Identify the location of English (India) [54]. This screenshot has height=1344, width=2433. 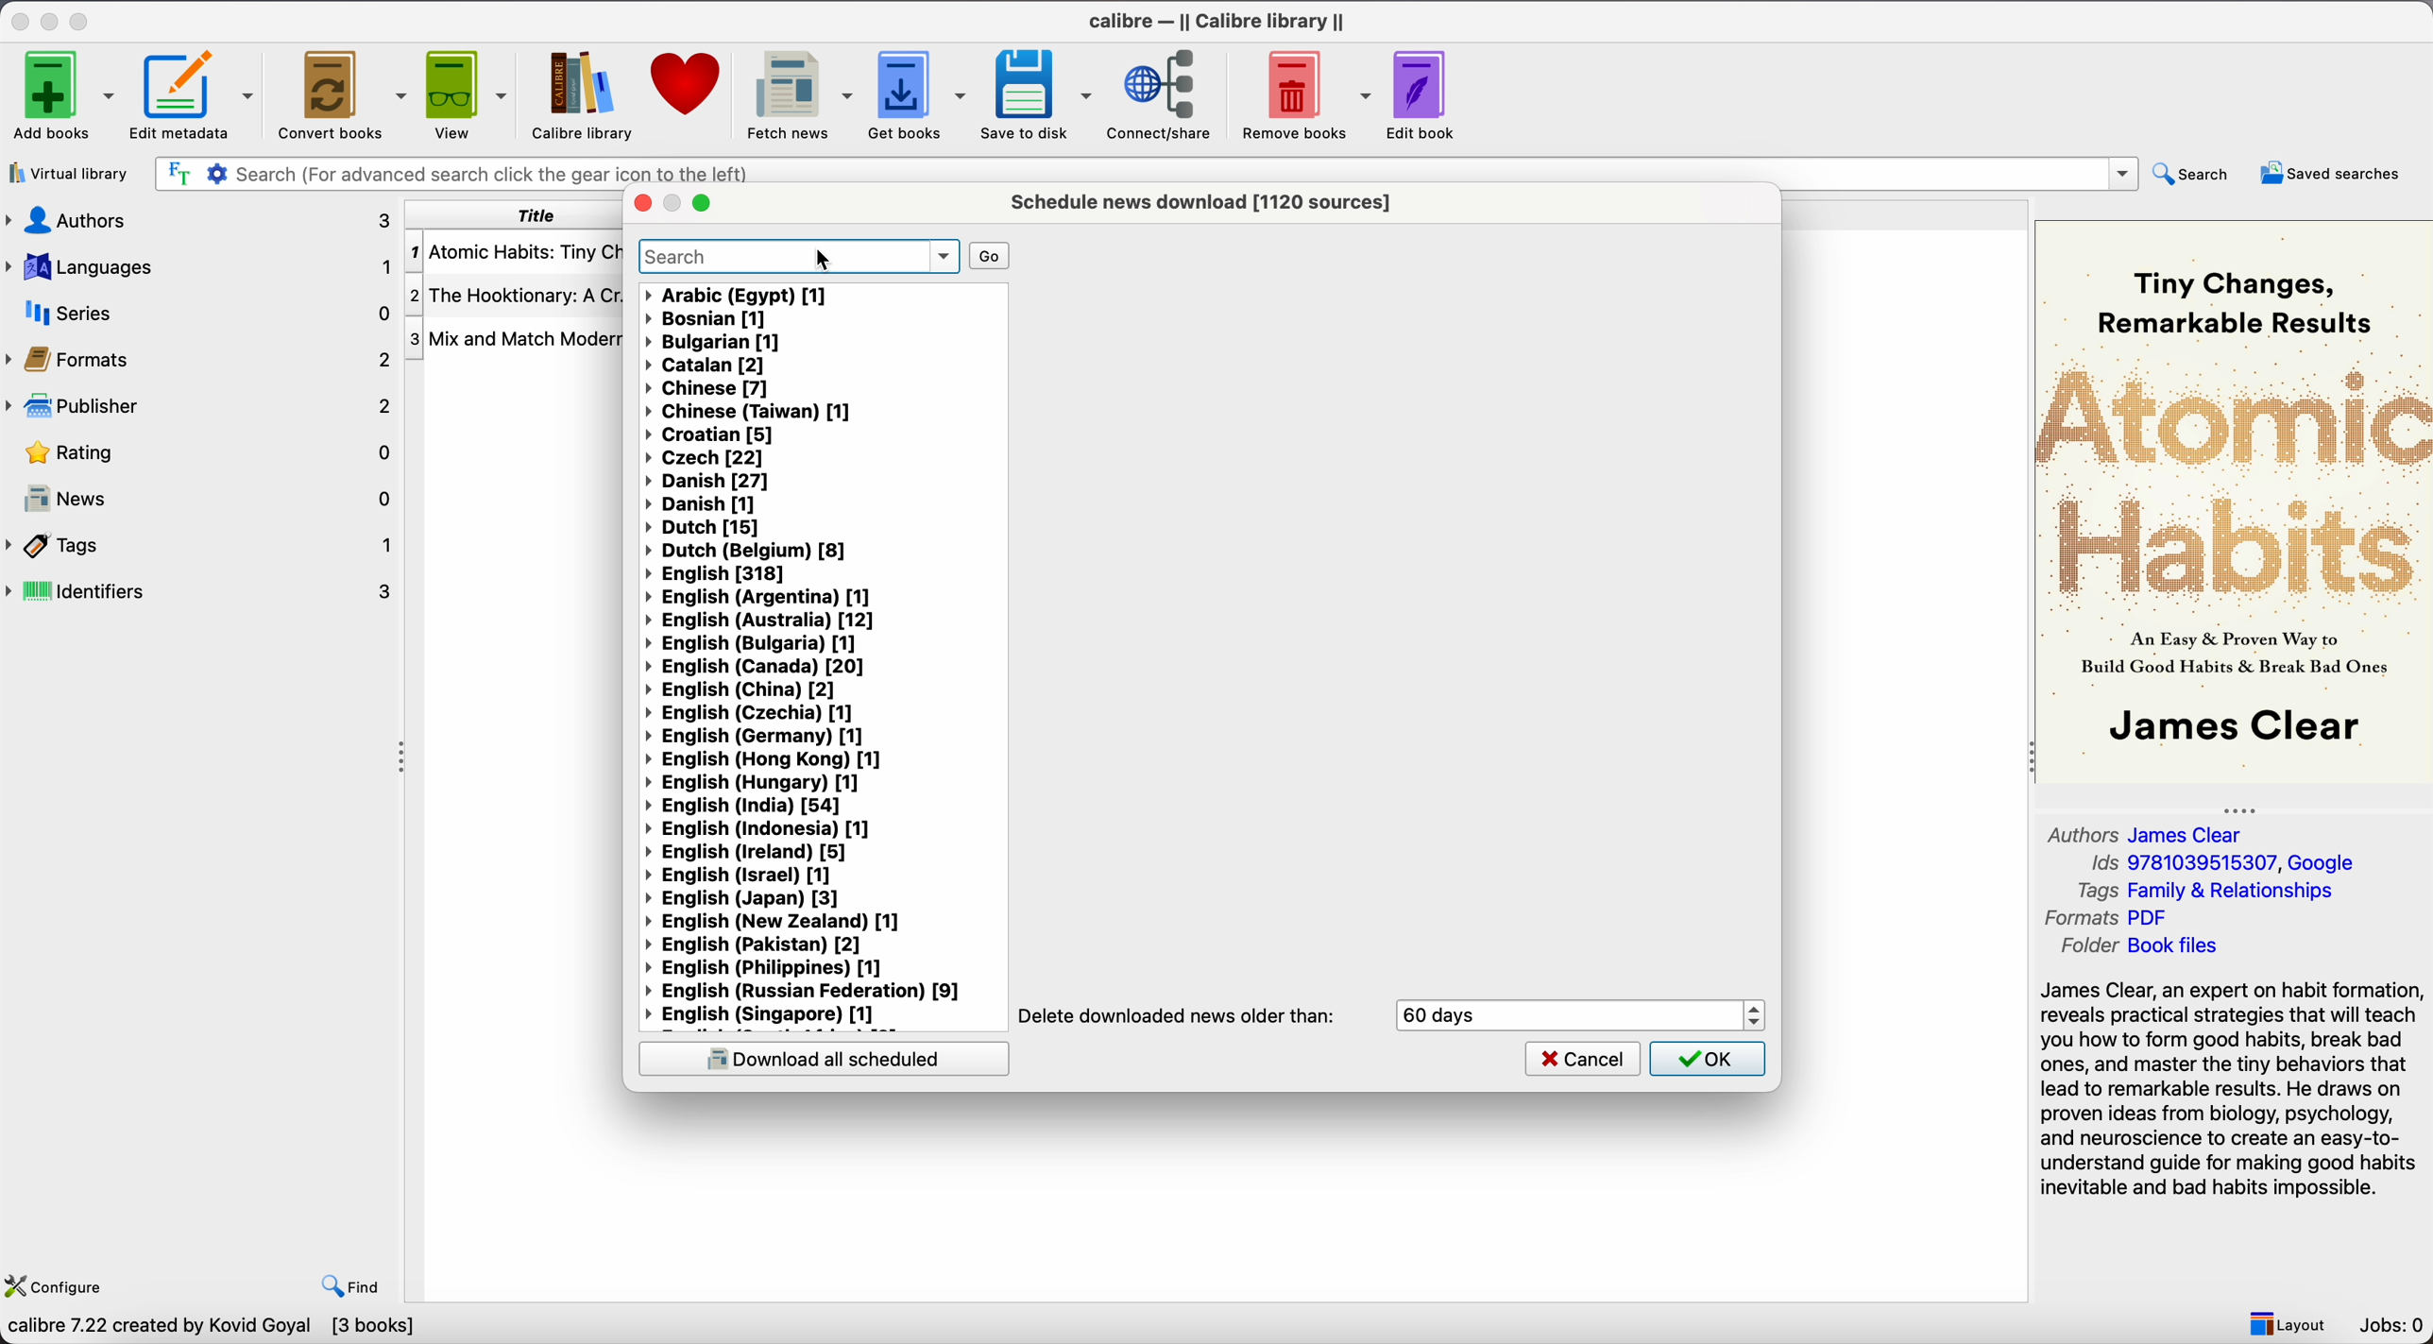
(742, 807).